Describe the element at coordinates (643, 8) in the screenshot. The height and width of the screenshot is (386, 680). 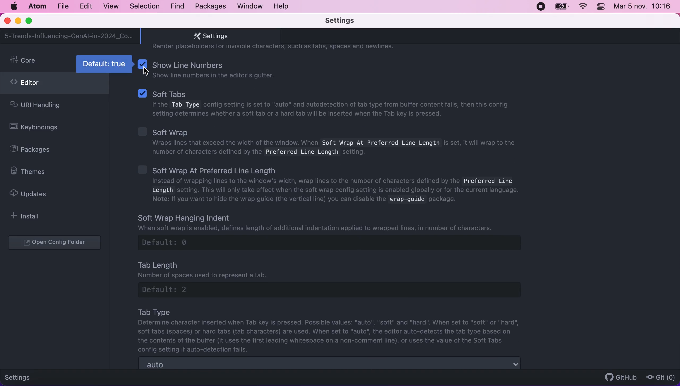
I see `time and date` at that location.